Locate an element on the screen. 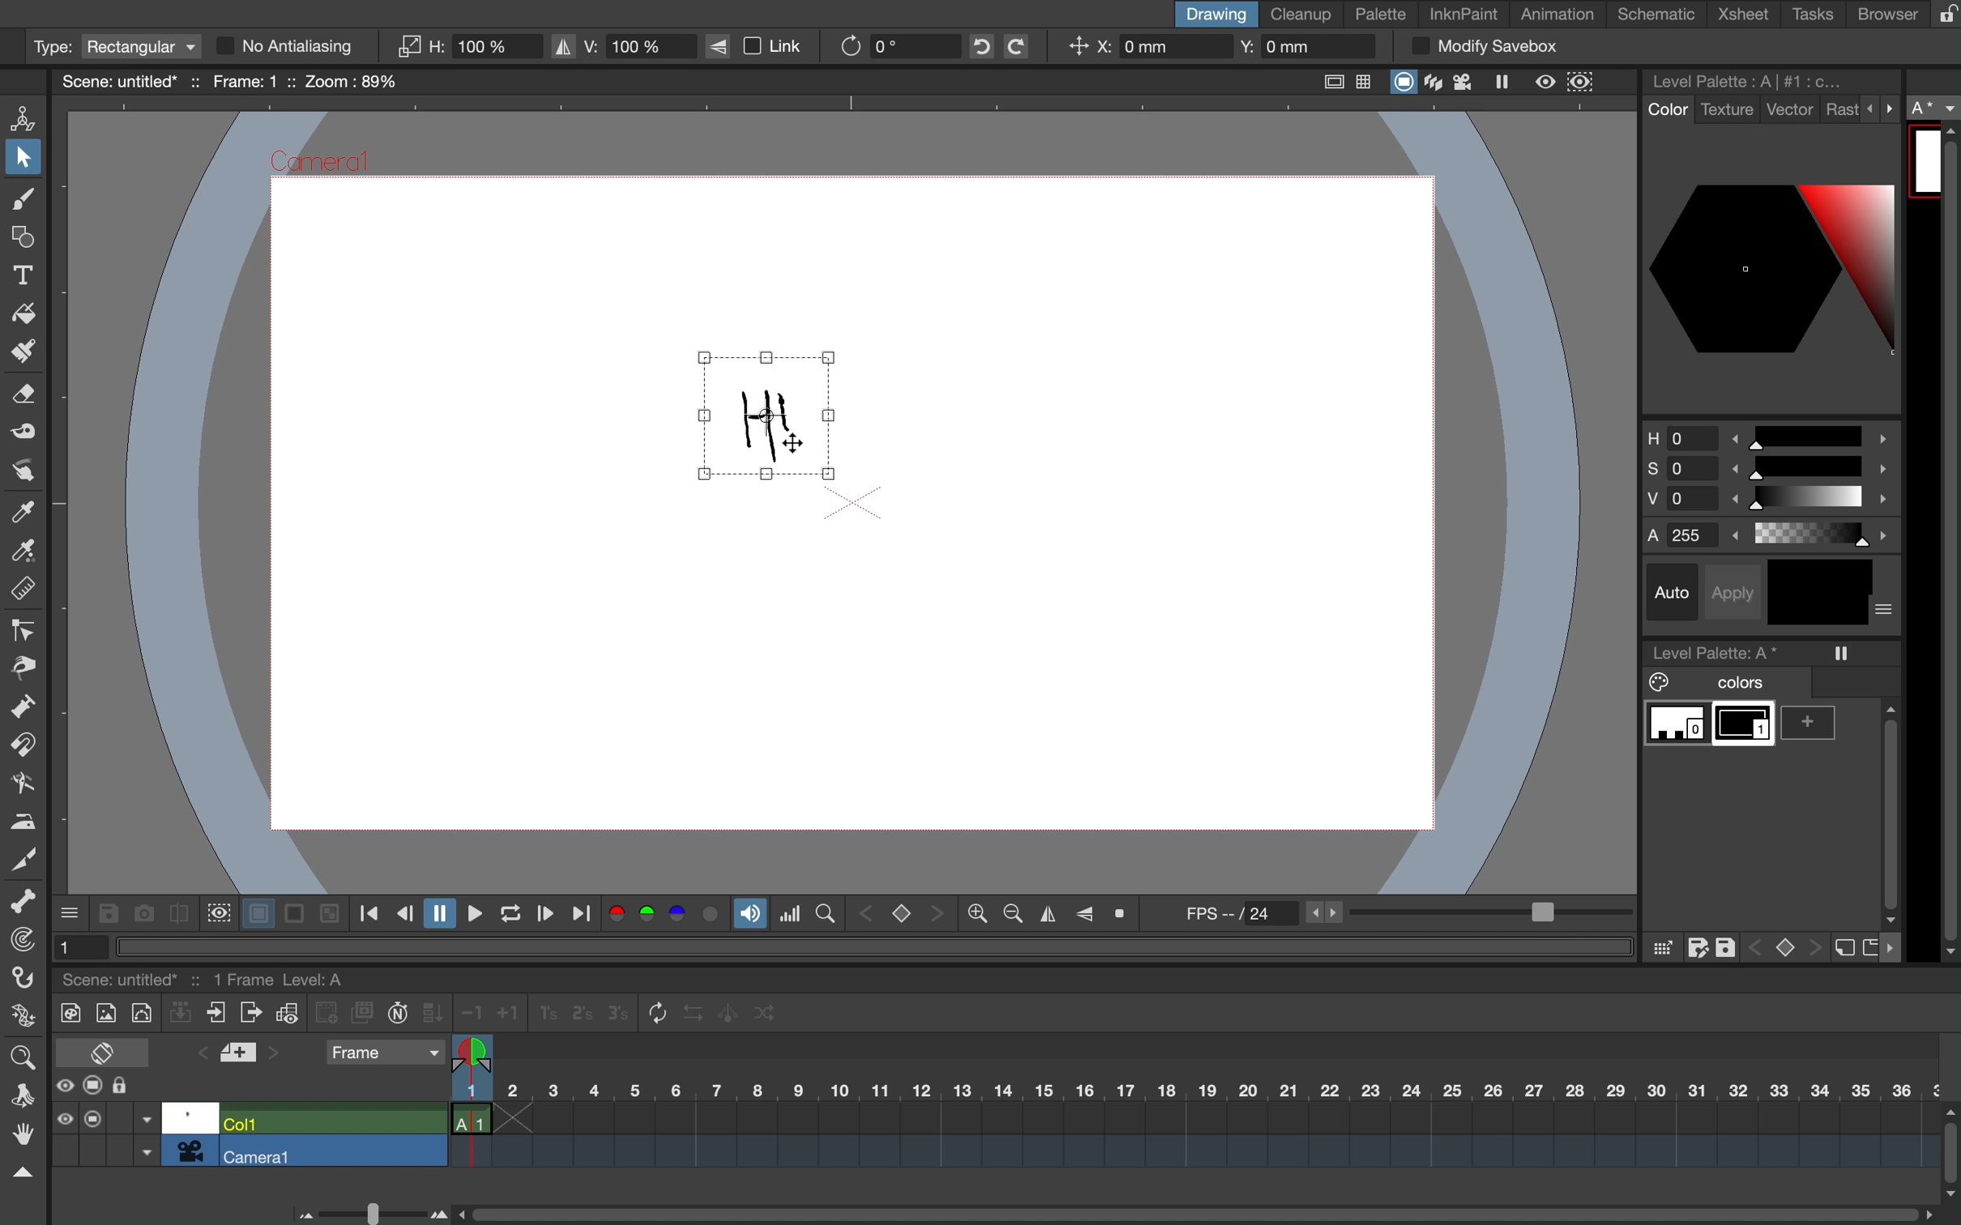 This screenshot has height=1225, width=1961. drawing is located at coordinates (1214, 14).